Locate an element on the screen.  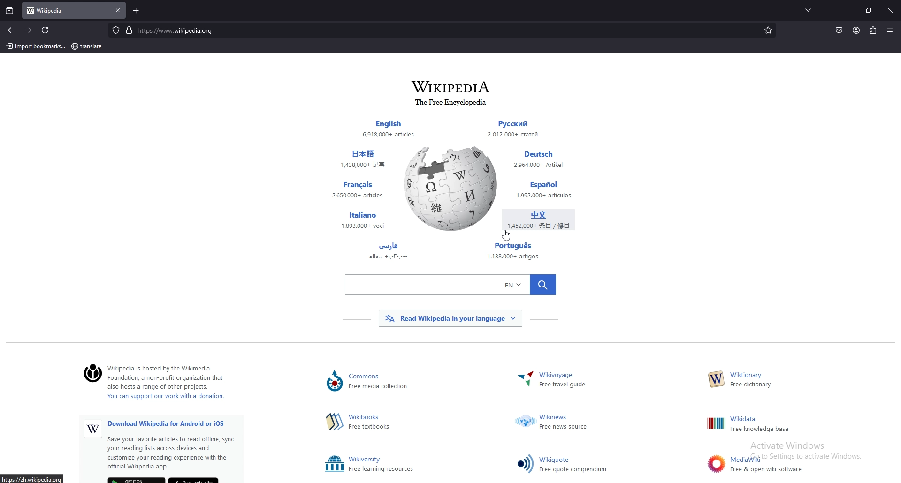
resize is located at coordinates (869, 11).